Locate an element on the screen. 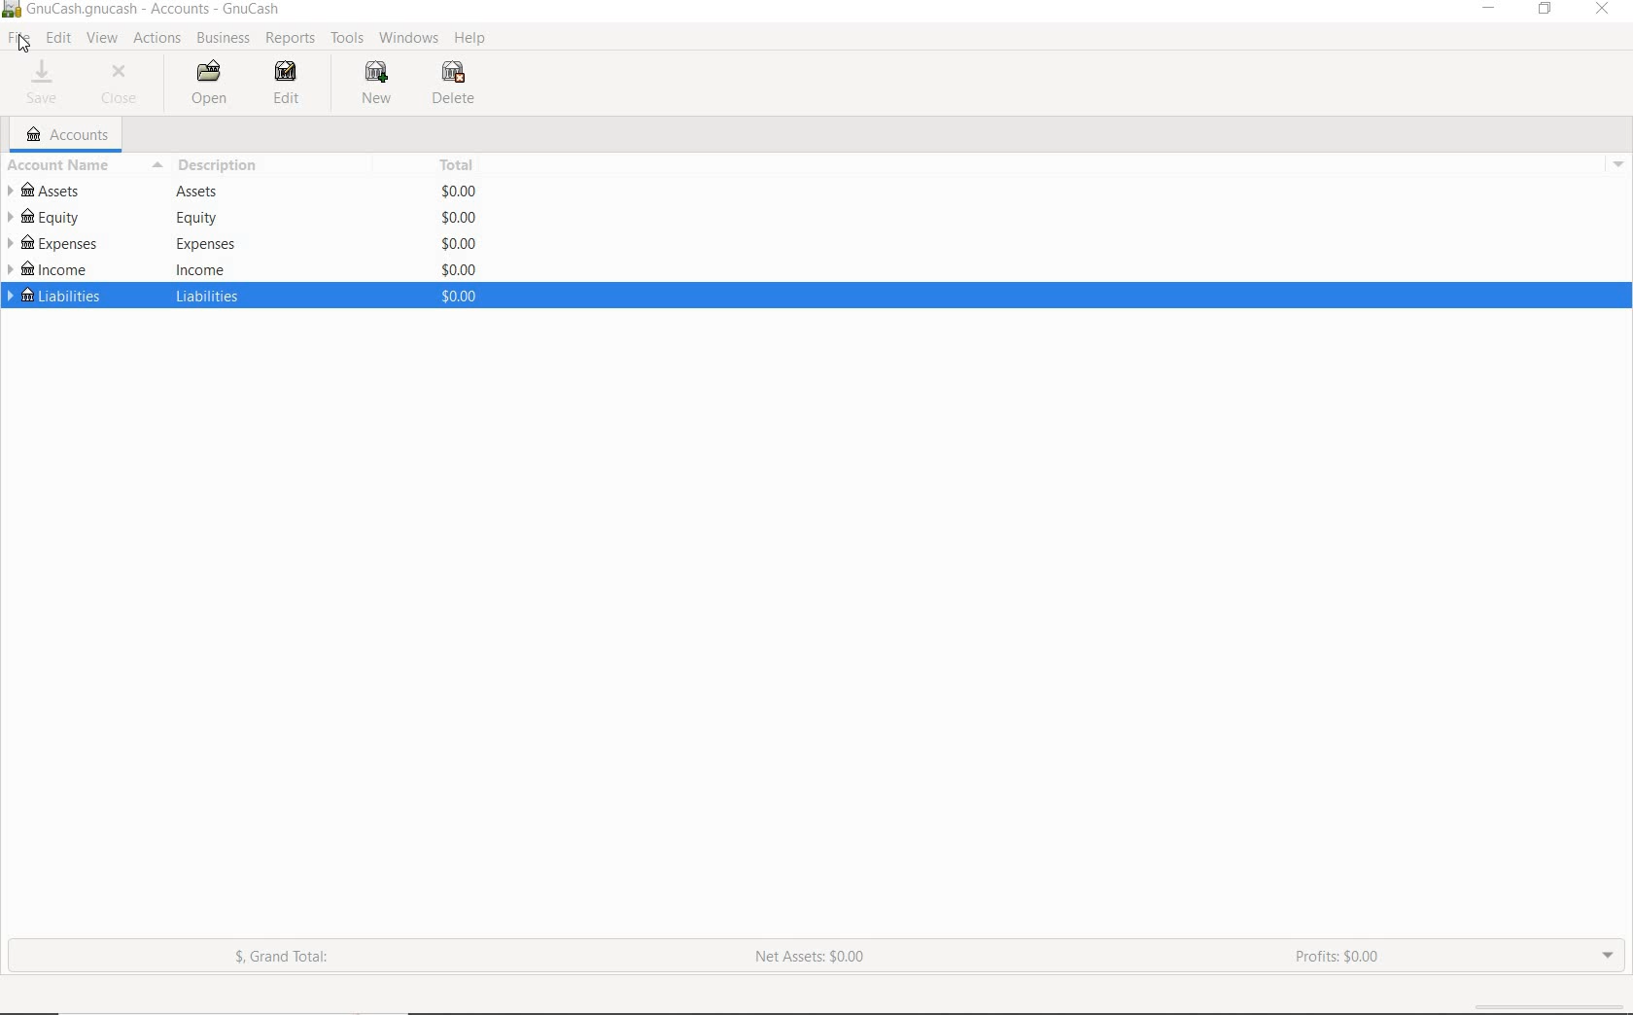  SYSTEM NAME is located at coordinates (148, 11).